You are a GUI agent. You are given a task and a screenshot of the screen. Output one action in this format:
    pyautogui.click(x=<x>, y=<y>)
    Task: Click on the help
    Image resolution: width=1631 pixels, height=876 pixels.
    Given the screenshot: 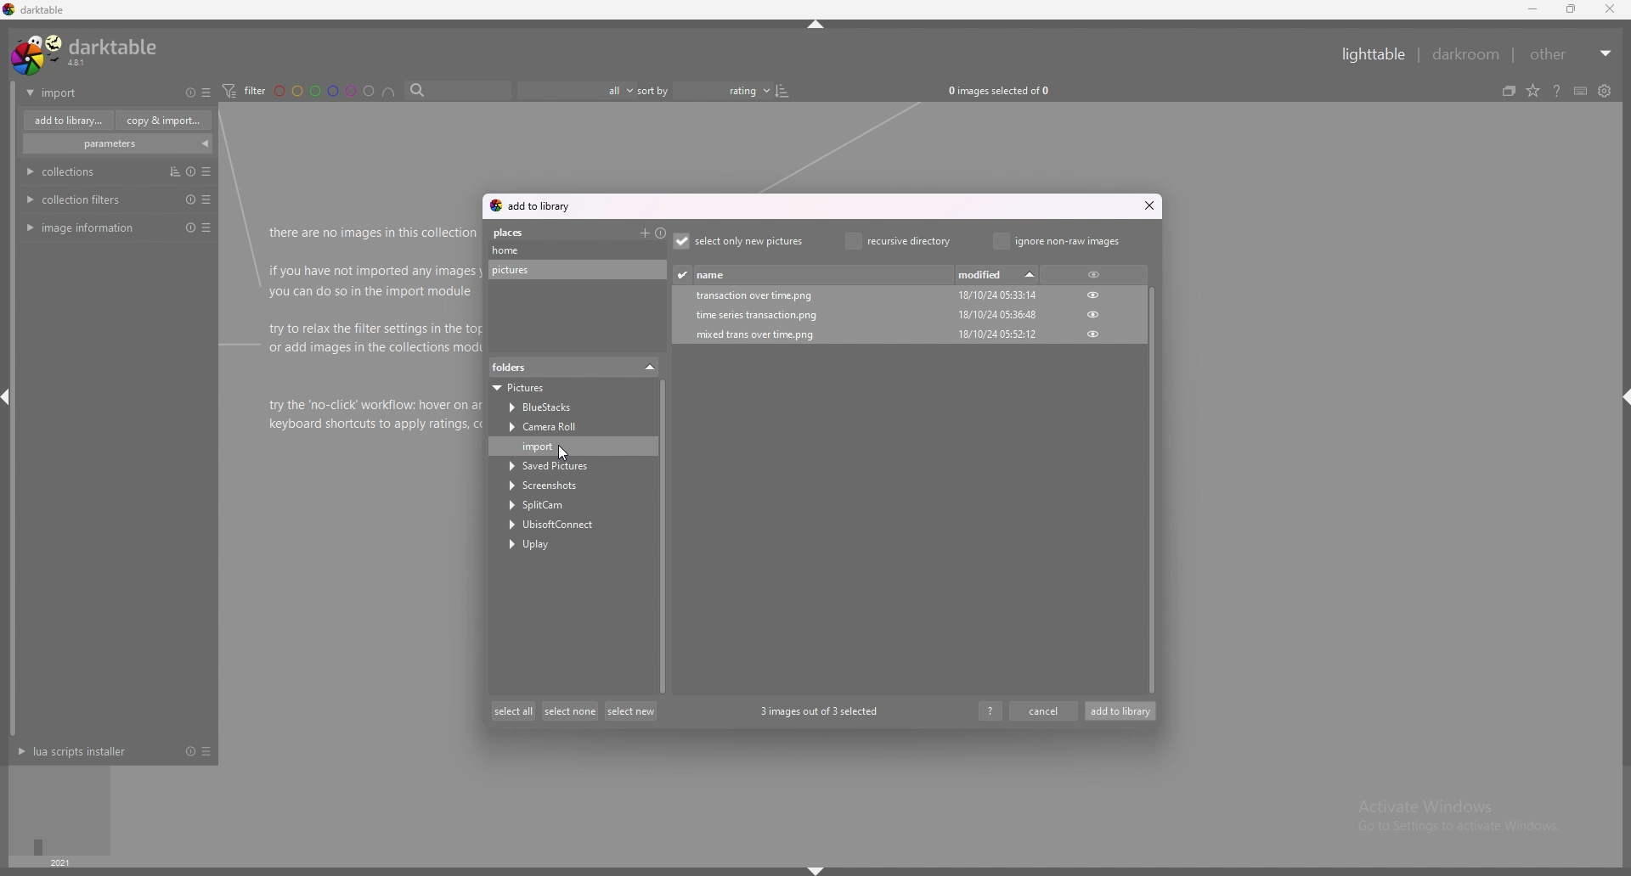 What is the action you would take?
    pyautogui.click(x=1557, y=91)
    